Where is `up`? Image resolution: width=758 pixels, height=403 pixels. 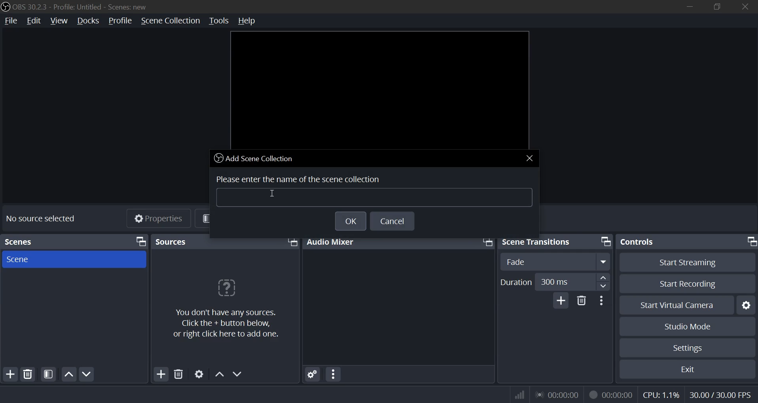
up is located at coordinates (218, 373).